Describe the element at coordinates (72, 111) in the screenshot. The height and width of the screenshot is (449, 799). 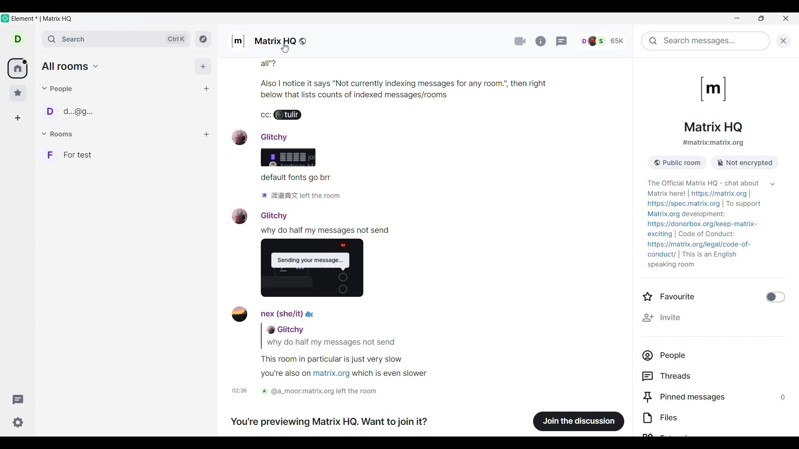
I see `Account under people` at that location.